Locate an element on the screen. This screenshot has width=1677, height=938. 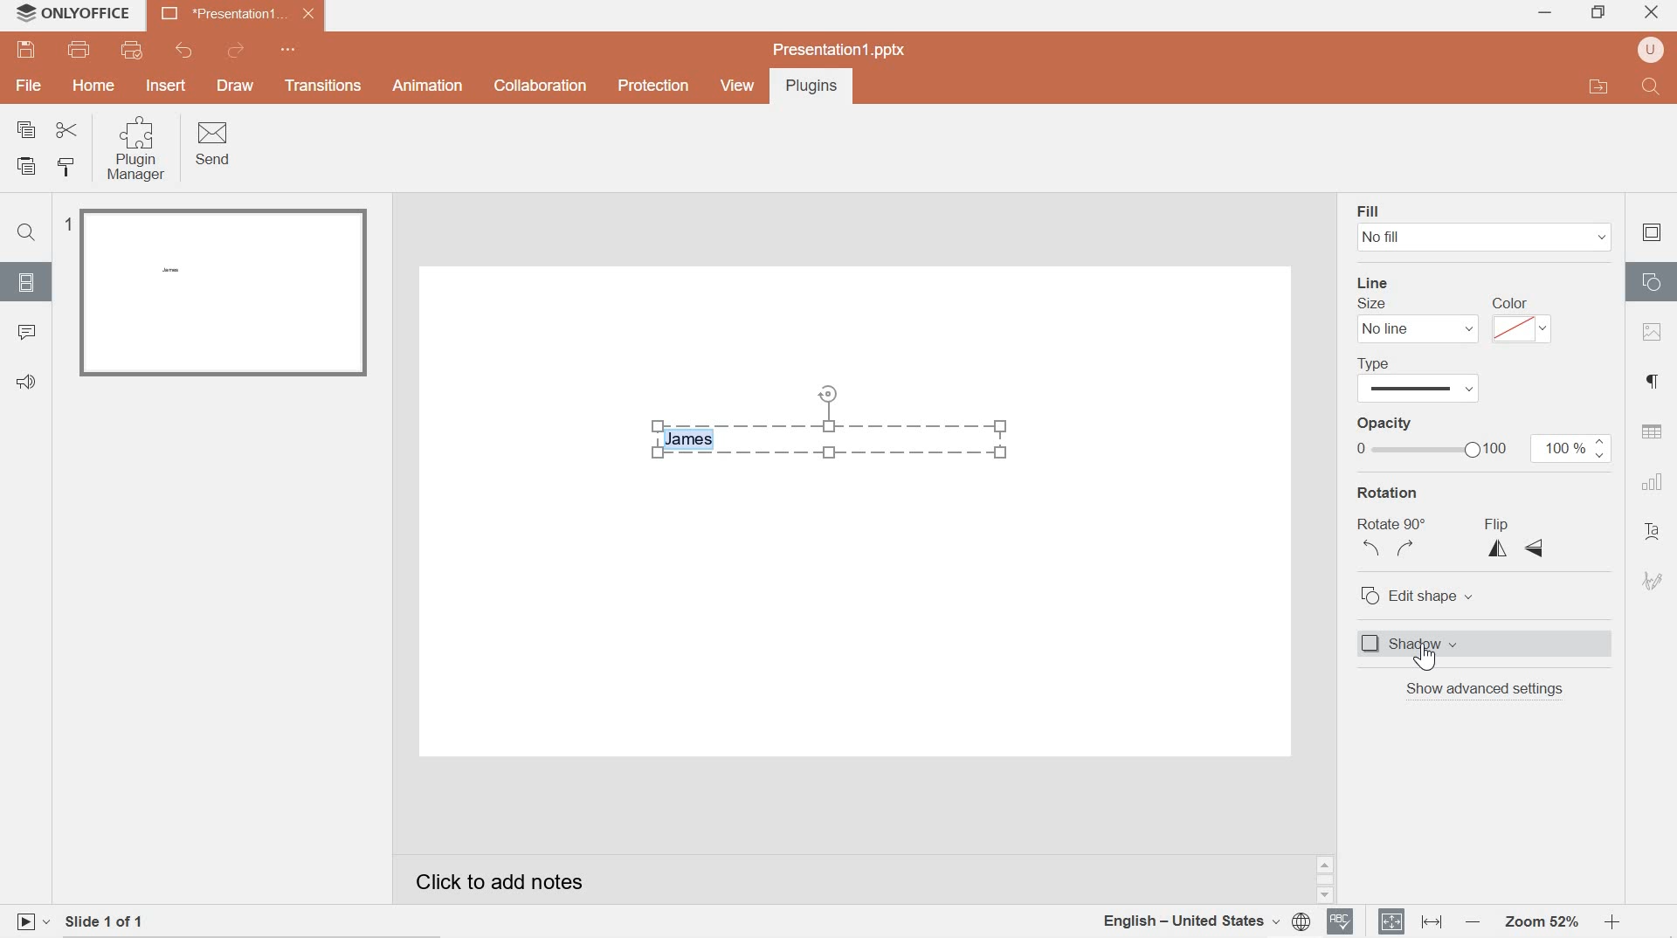
collaboration is located at coordinates (538, 86).